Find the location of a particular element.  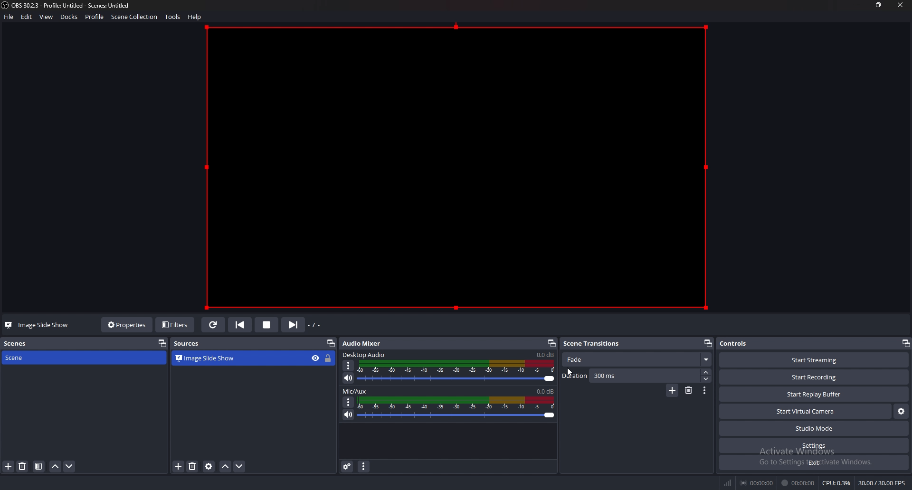

scene is located at coordinates (33, 358).